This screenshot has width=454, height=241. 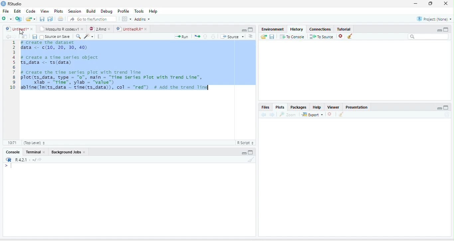 What do you see at coordinates (6, 19) in the screenshot?
I see `New file` at bounding box center [6, 19].